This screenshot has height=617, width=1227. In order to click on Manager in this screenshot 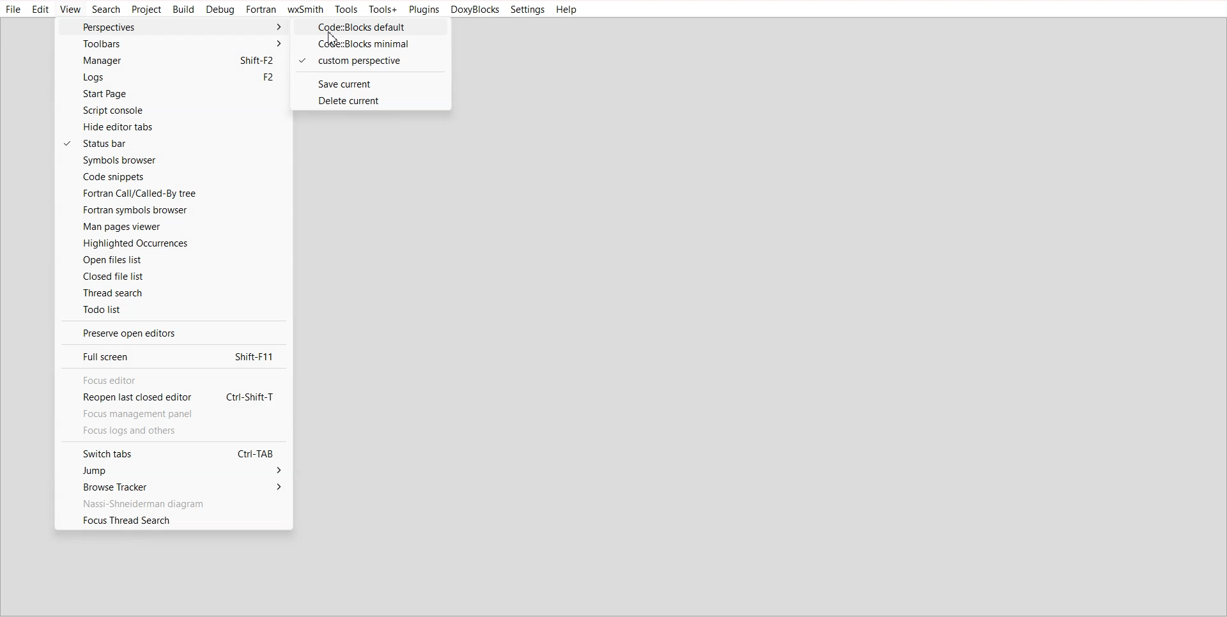, I will do `click(170, 61)`.